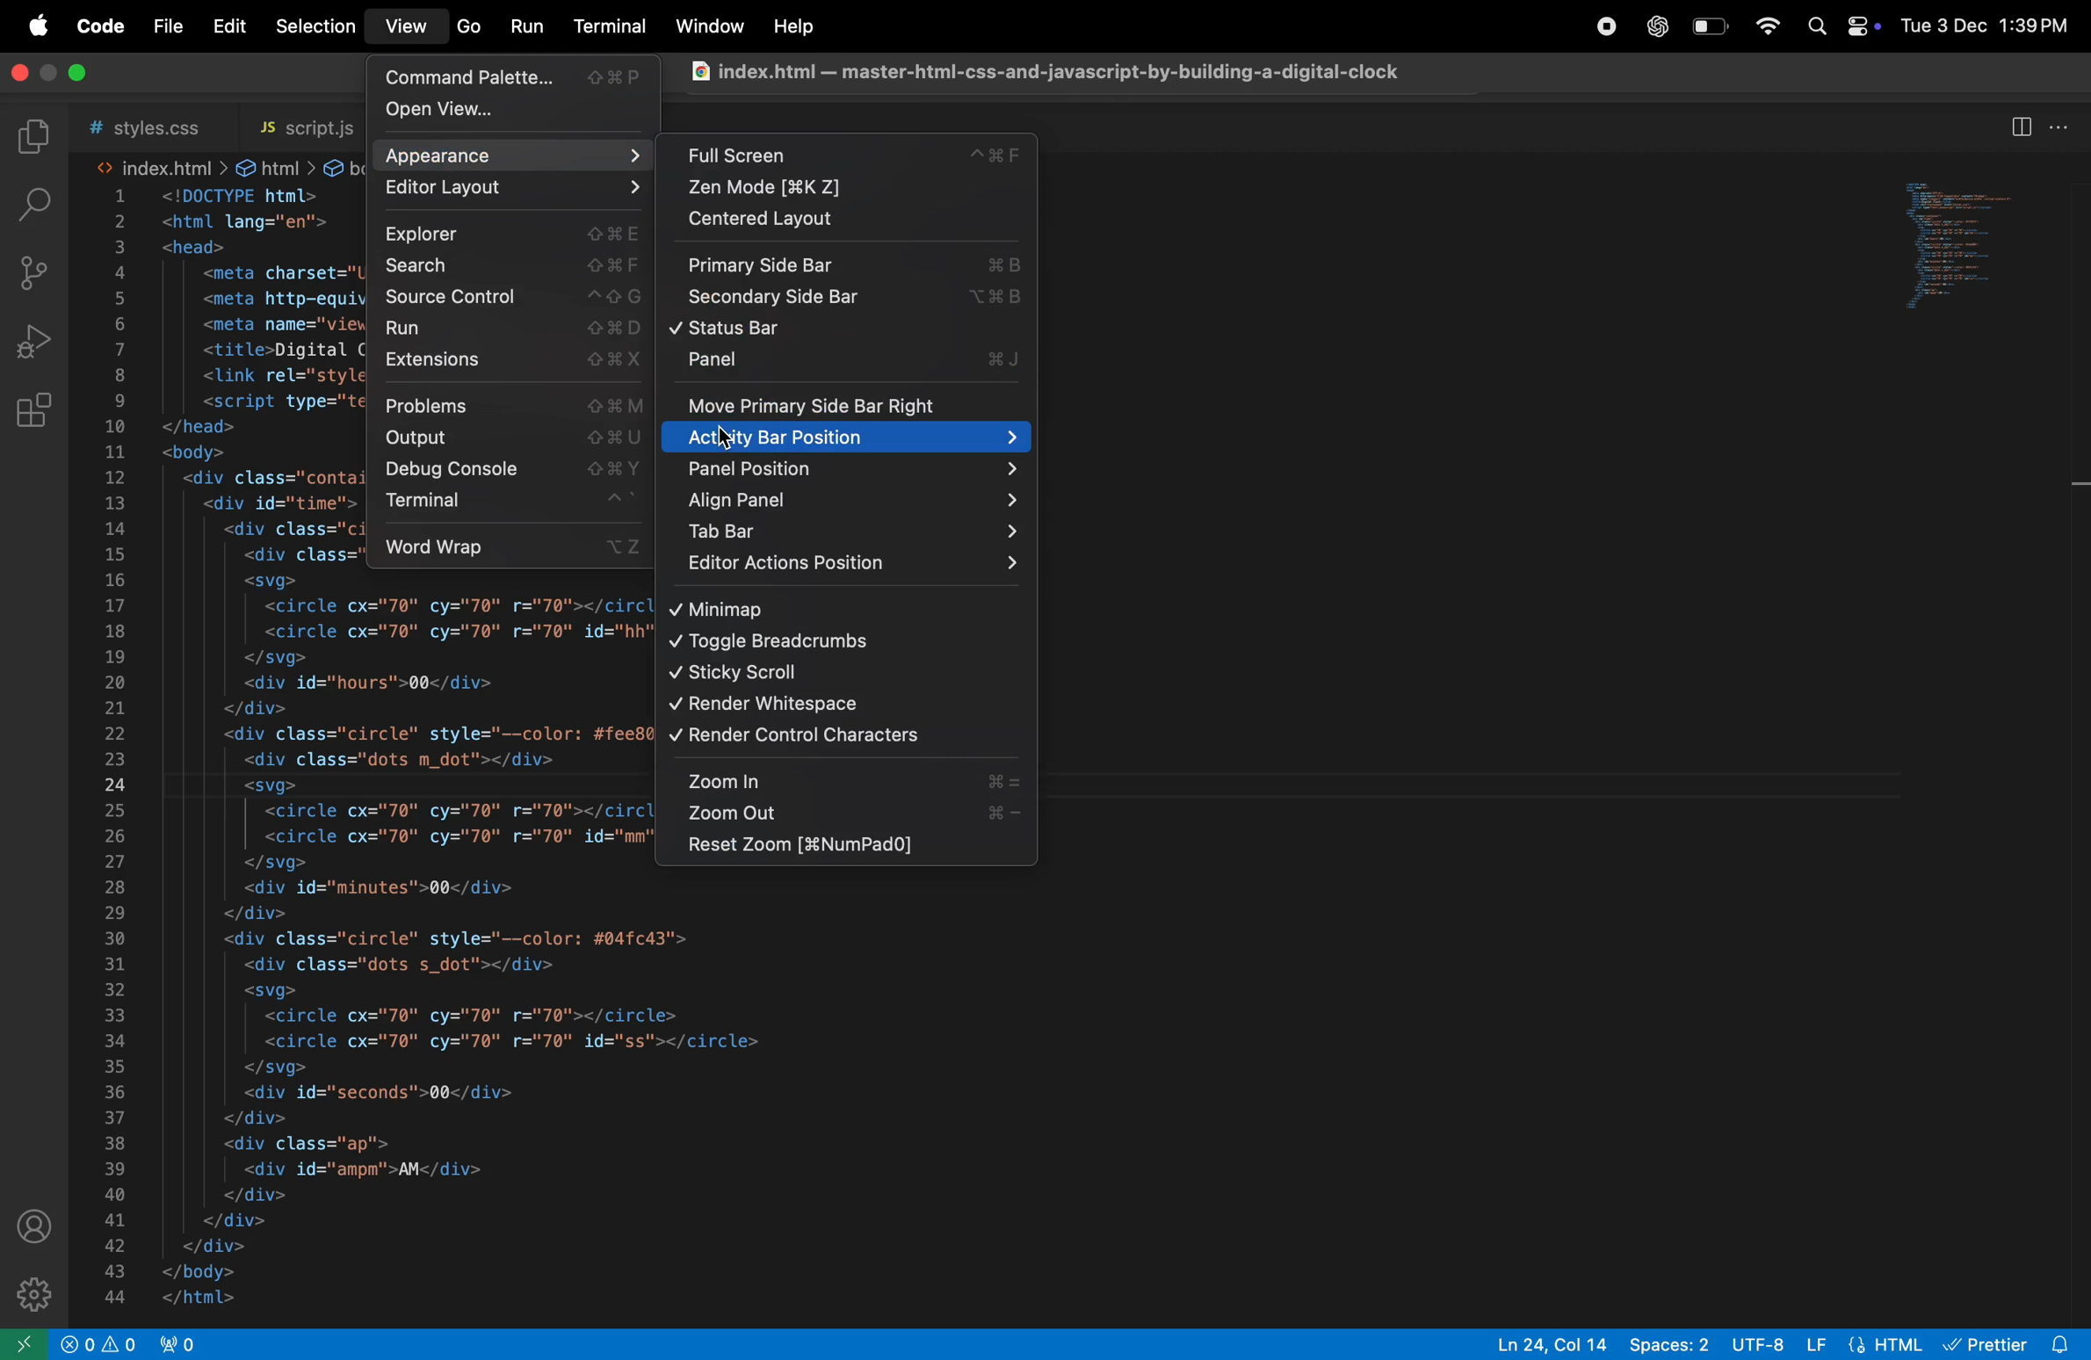 The image size is (2091, 1360). I want to click on html, so click(1867, 1342).